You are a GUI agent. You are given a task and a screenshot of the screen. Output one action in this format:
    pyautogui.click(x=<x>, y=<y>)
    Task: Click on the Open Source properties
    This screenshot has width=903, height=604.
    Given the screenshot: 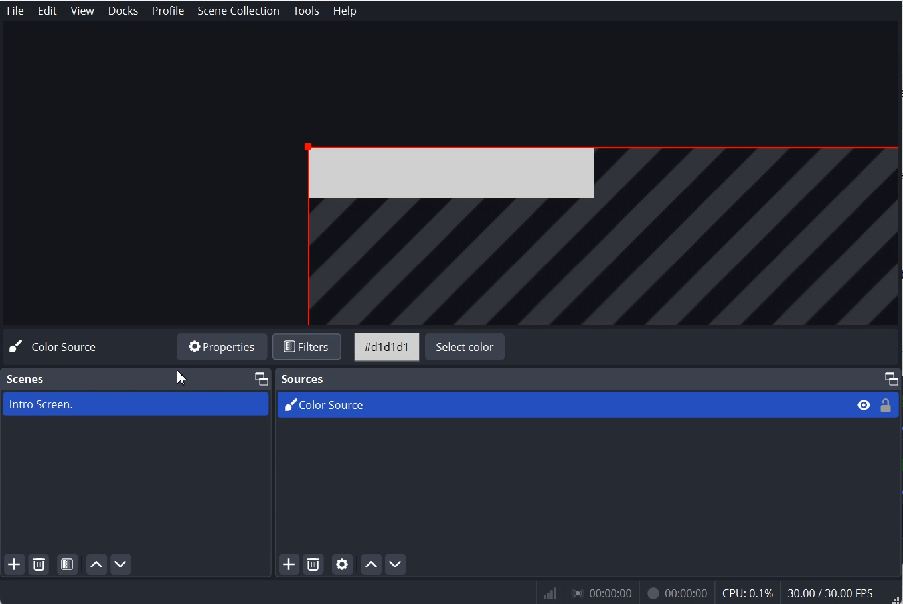 What is the action you would take?
    pyautogui.click(x=342, y=564)
    